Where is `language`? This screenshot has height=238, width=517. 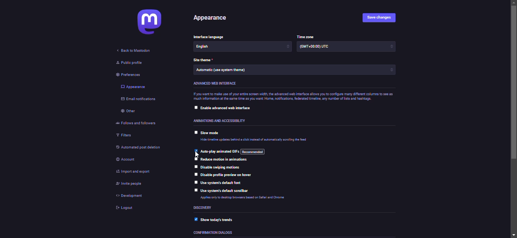 language is located at coordinates (211, 48).